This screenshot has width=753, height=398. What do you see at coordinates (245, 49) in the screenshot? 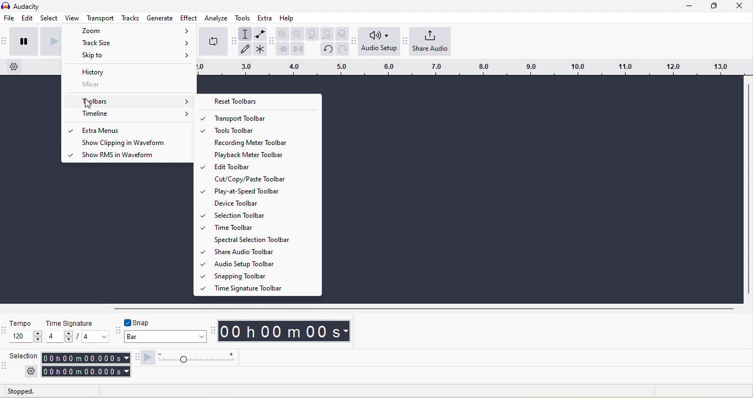
I see `draw tool` at bounding box center [245, 49].